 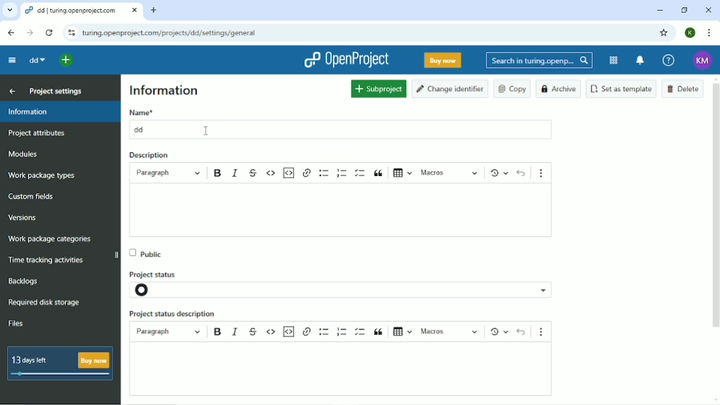 What do you see at coordinates (348, 369) in the screenshot?
I see `text boc` at bounding box center [348, 369].